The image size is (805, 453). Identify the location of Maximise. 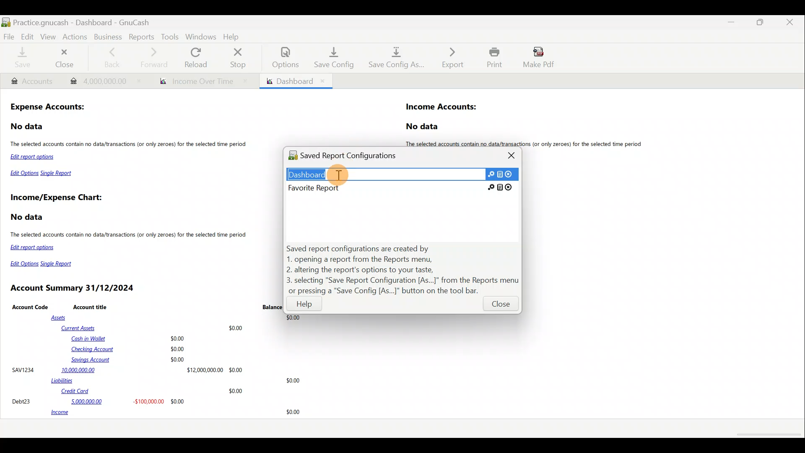
(762, 25).